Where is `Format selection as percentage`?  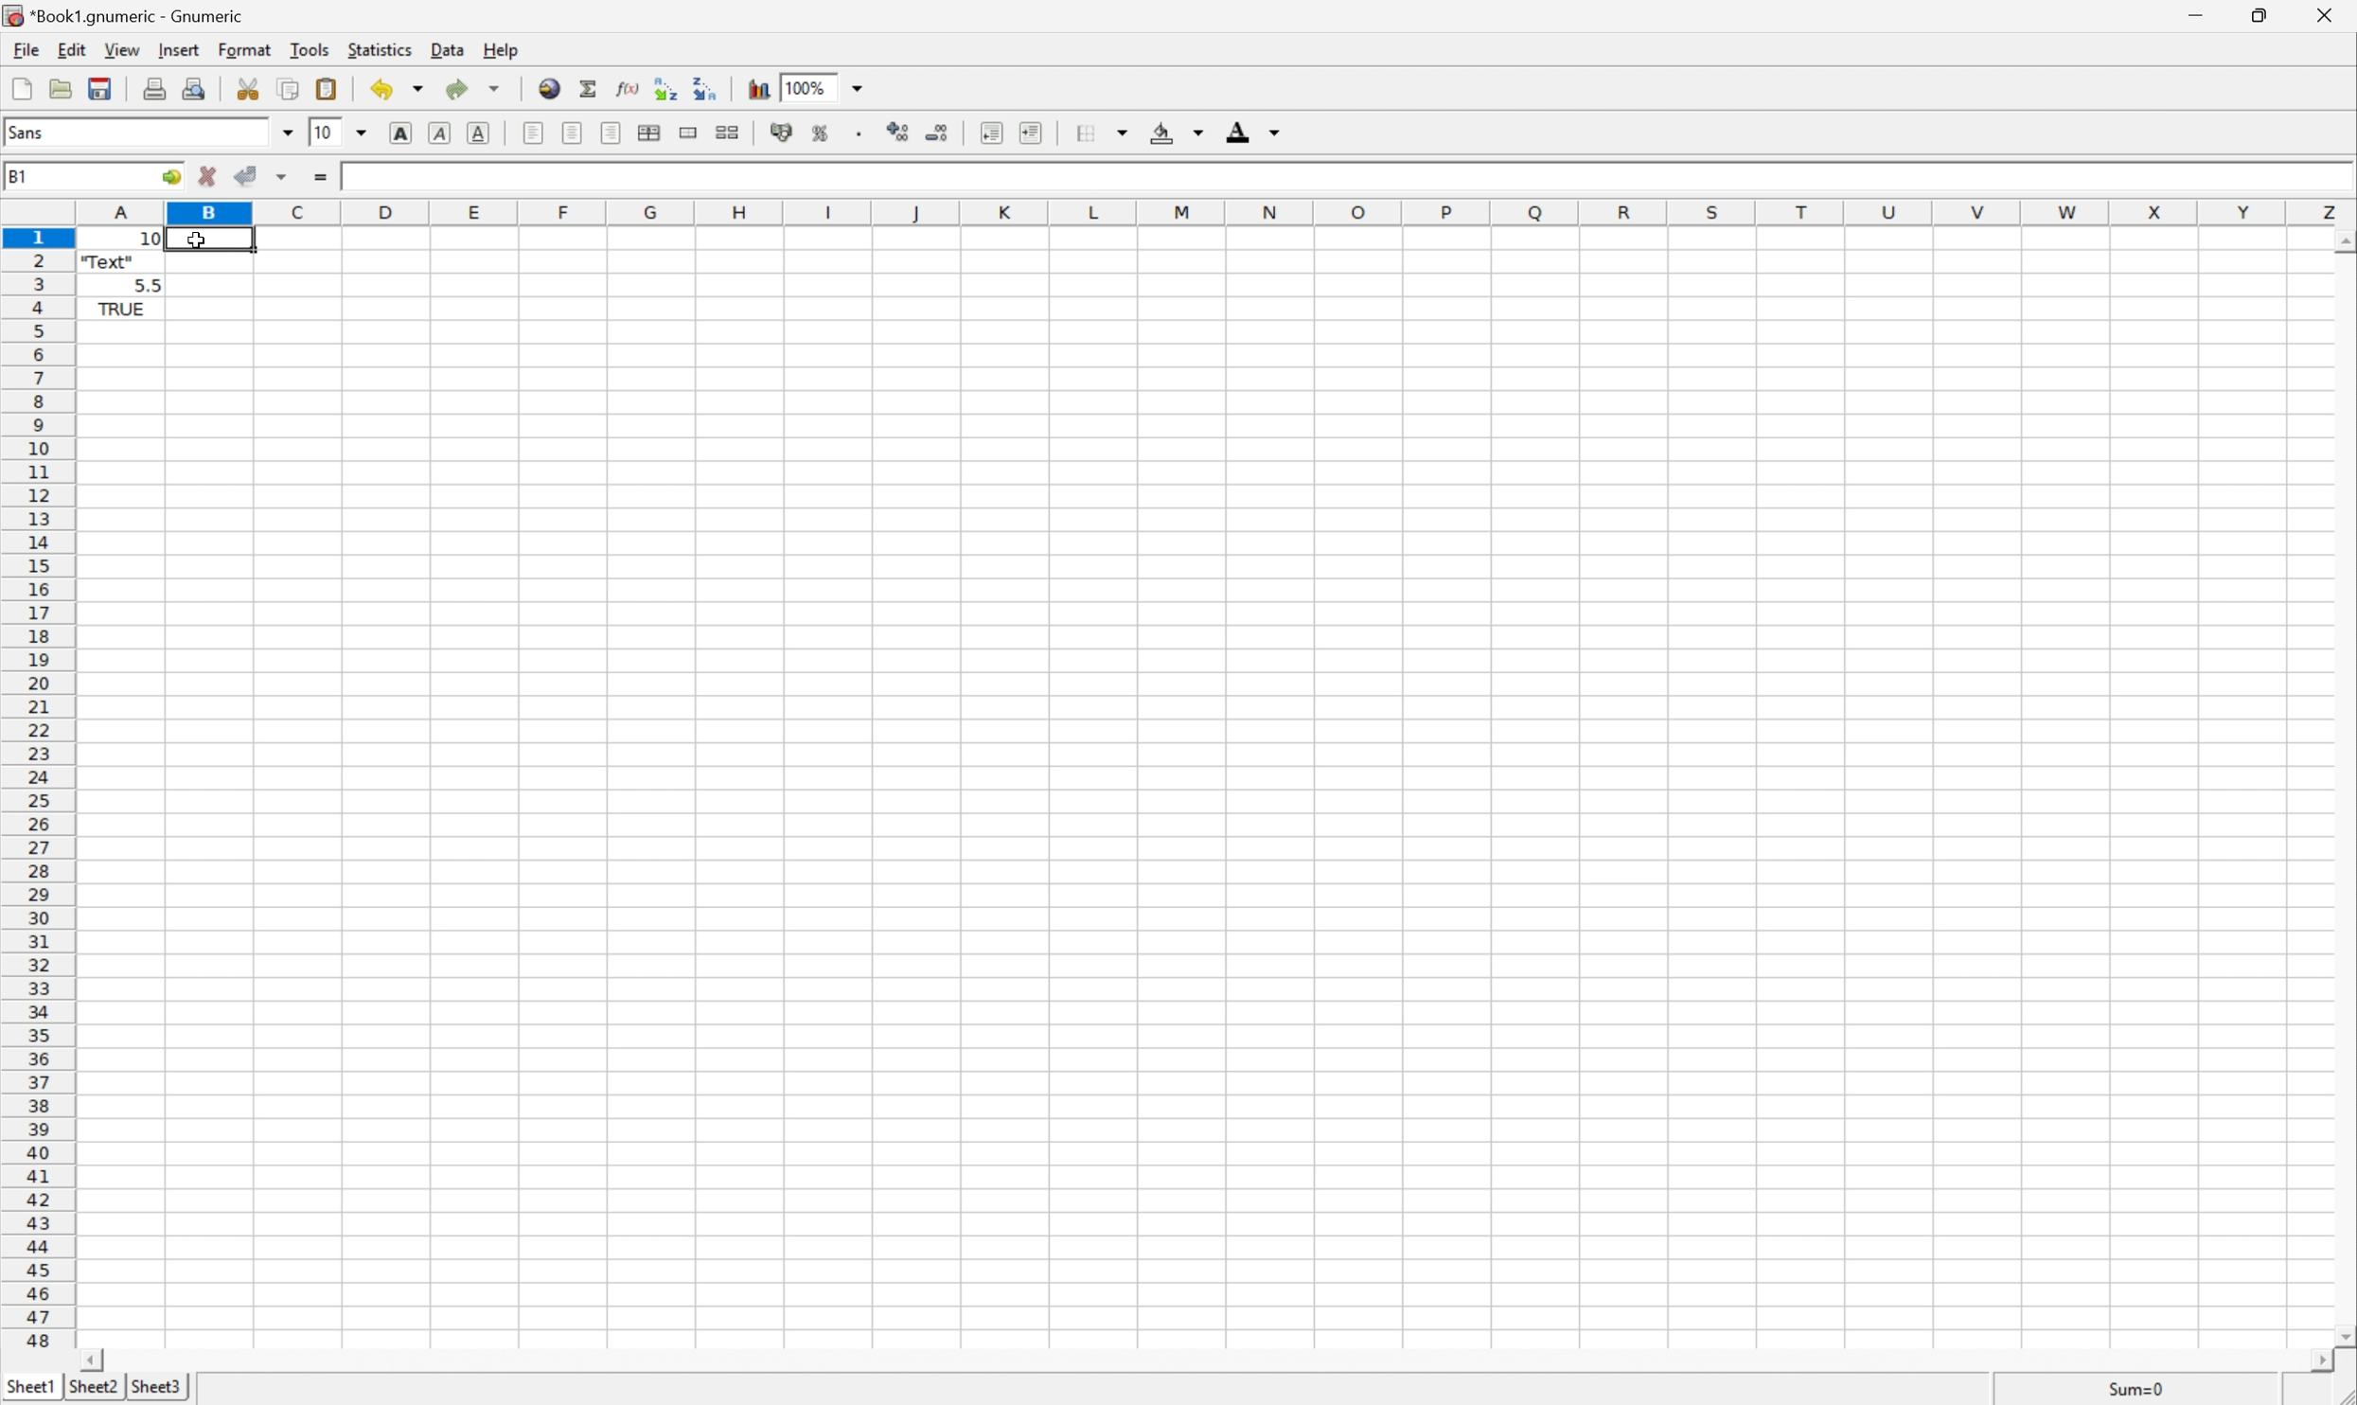 Format selection as percentage is located at coordinates (819, 133).